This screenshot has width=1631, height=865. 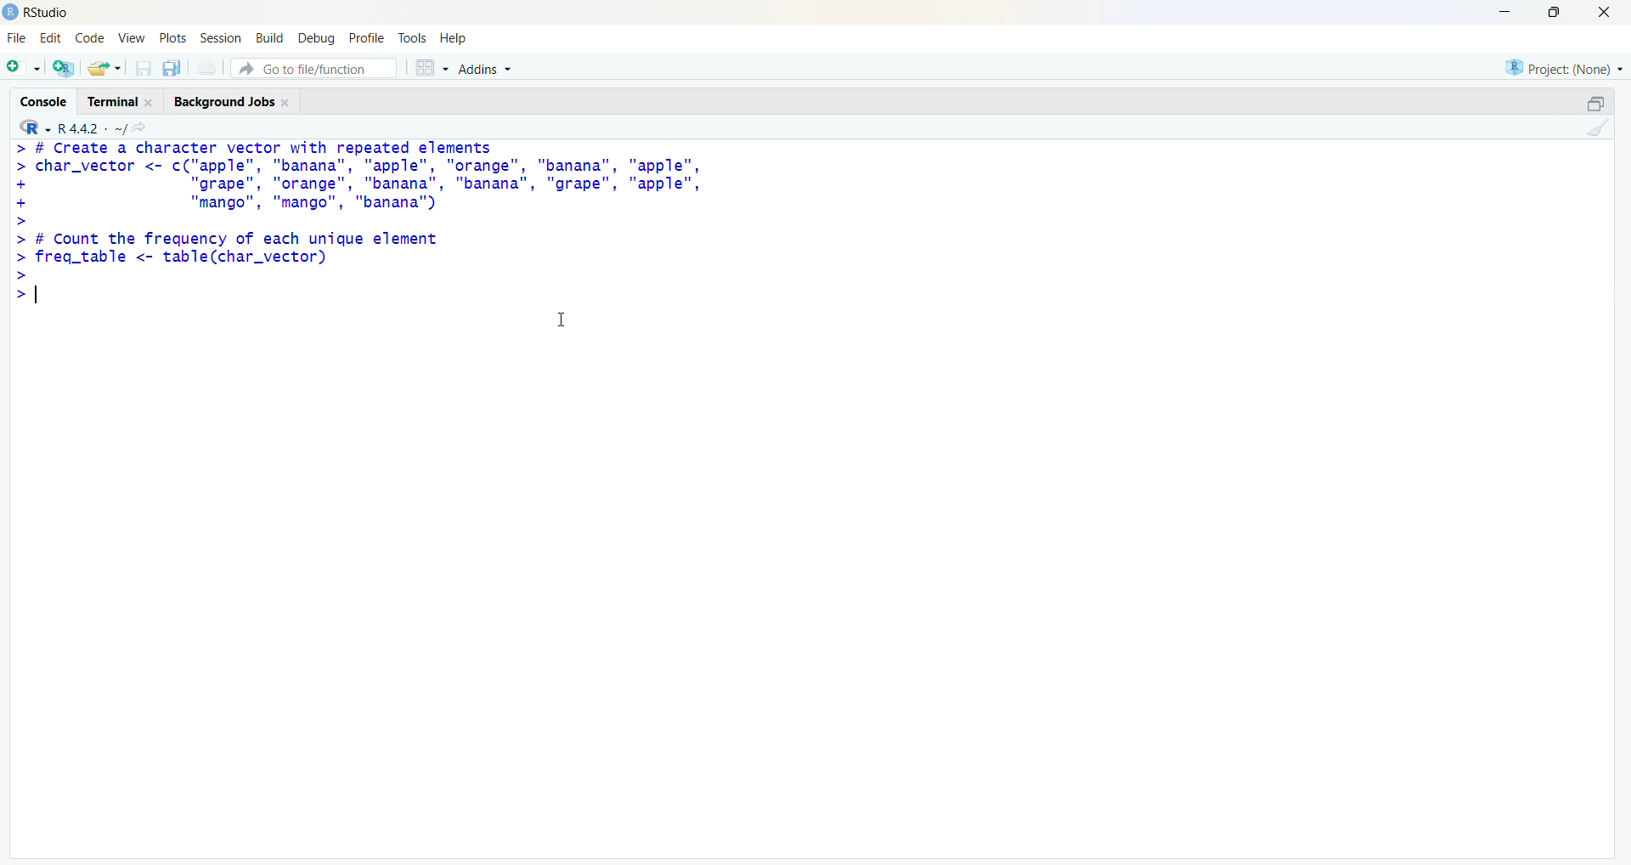 I want to click on File, so click(x=15, y=37).